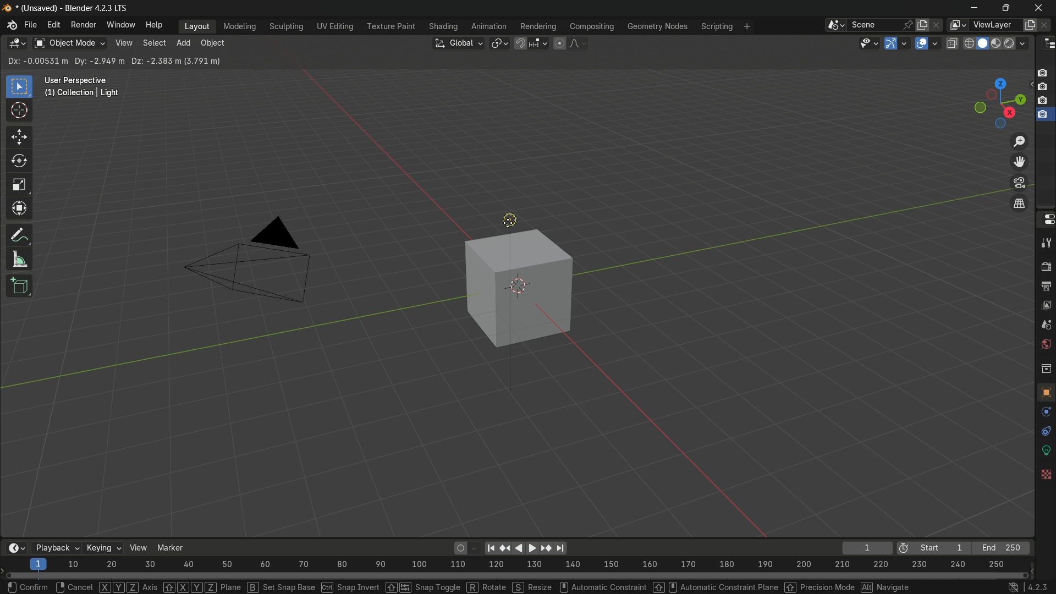 This screenshot has height=594, width=1056. What do you see at coordinates (466, 548) in the screenshot?
I see `auto keyframing` at bounding box center [466, 548].